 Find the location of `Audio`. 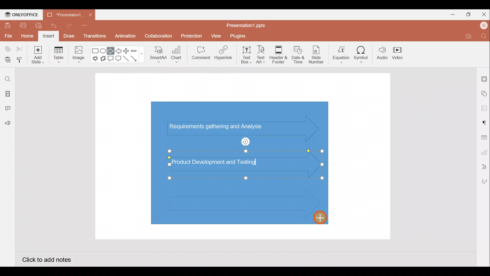

Audio is located at coordinates (382, 53).